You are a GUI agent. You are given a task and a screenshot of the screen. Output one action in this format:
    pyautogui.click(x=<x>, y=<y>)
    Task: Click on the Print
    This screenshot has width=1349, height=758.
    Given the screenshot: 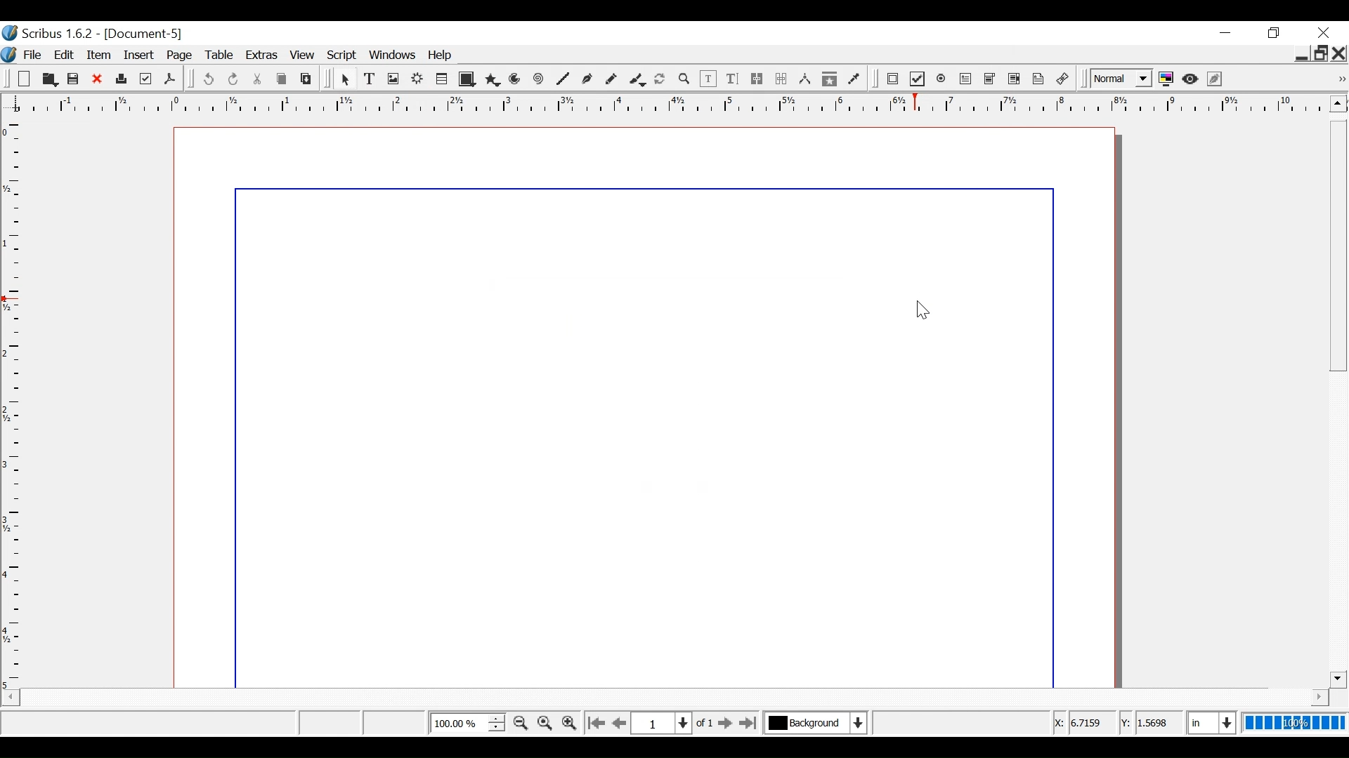 What is the action you would take?
    pyautogui.click(x=120, y=80)
    